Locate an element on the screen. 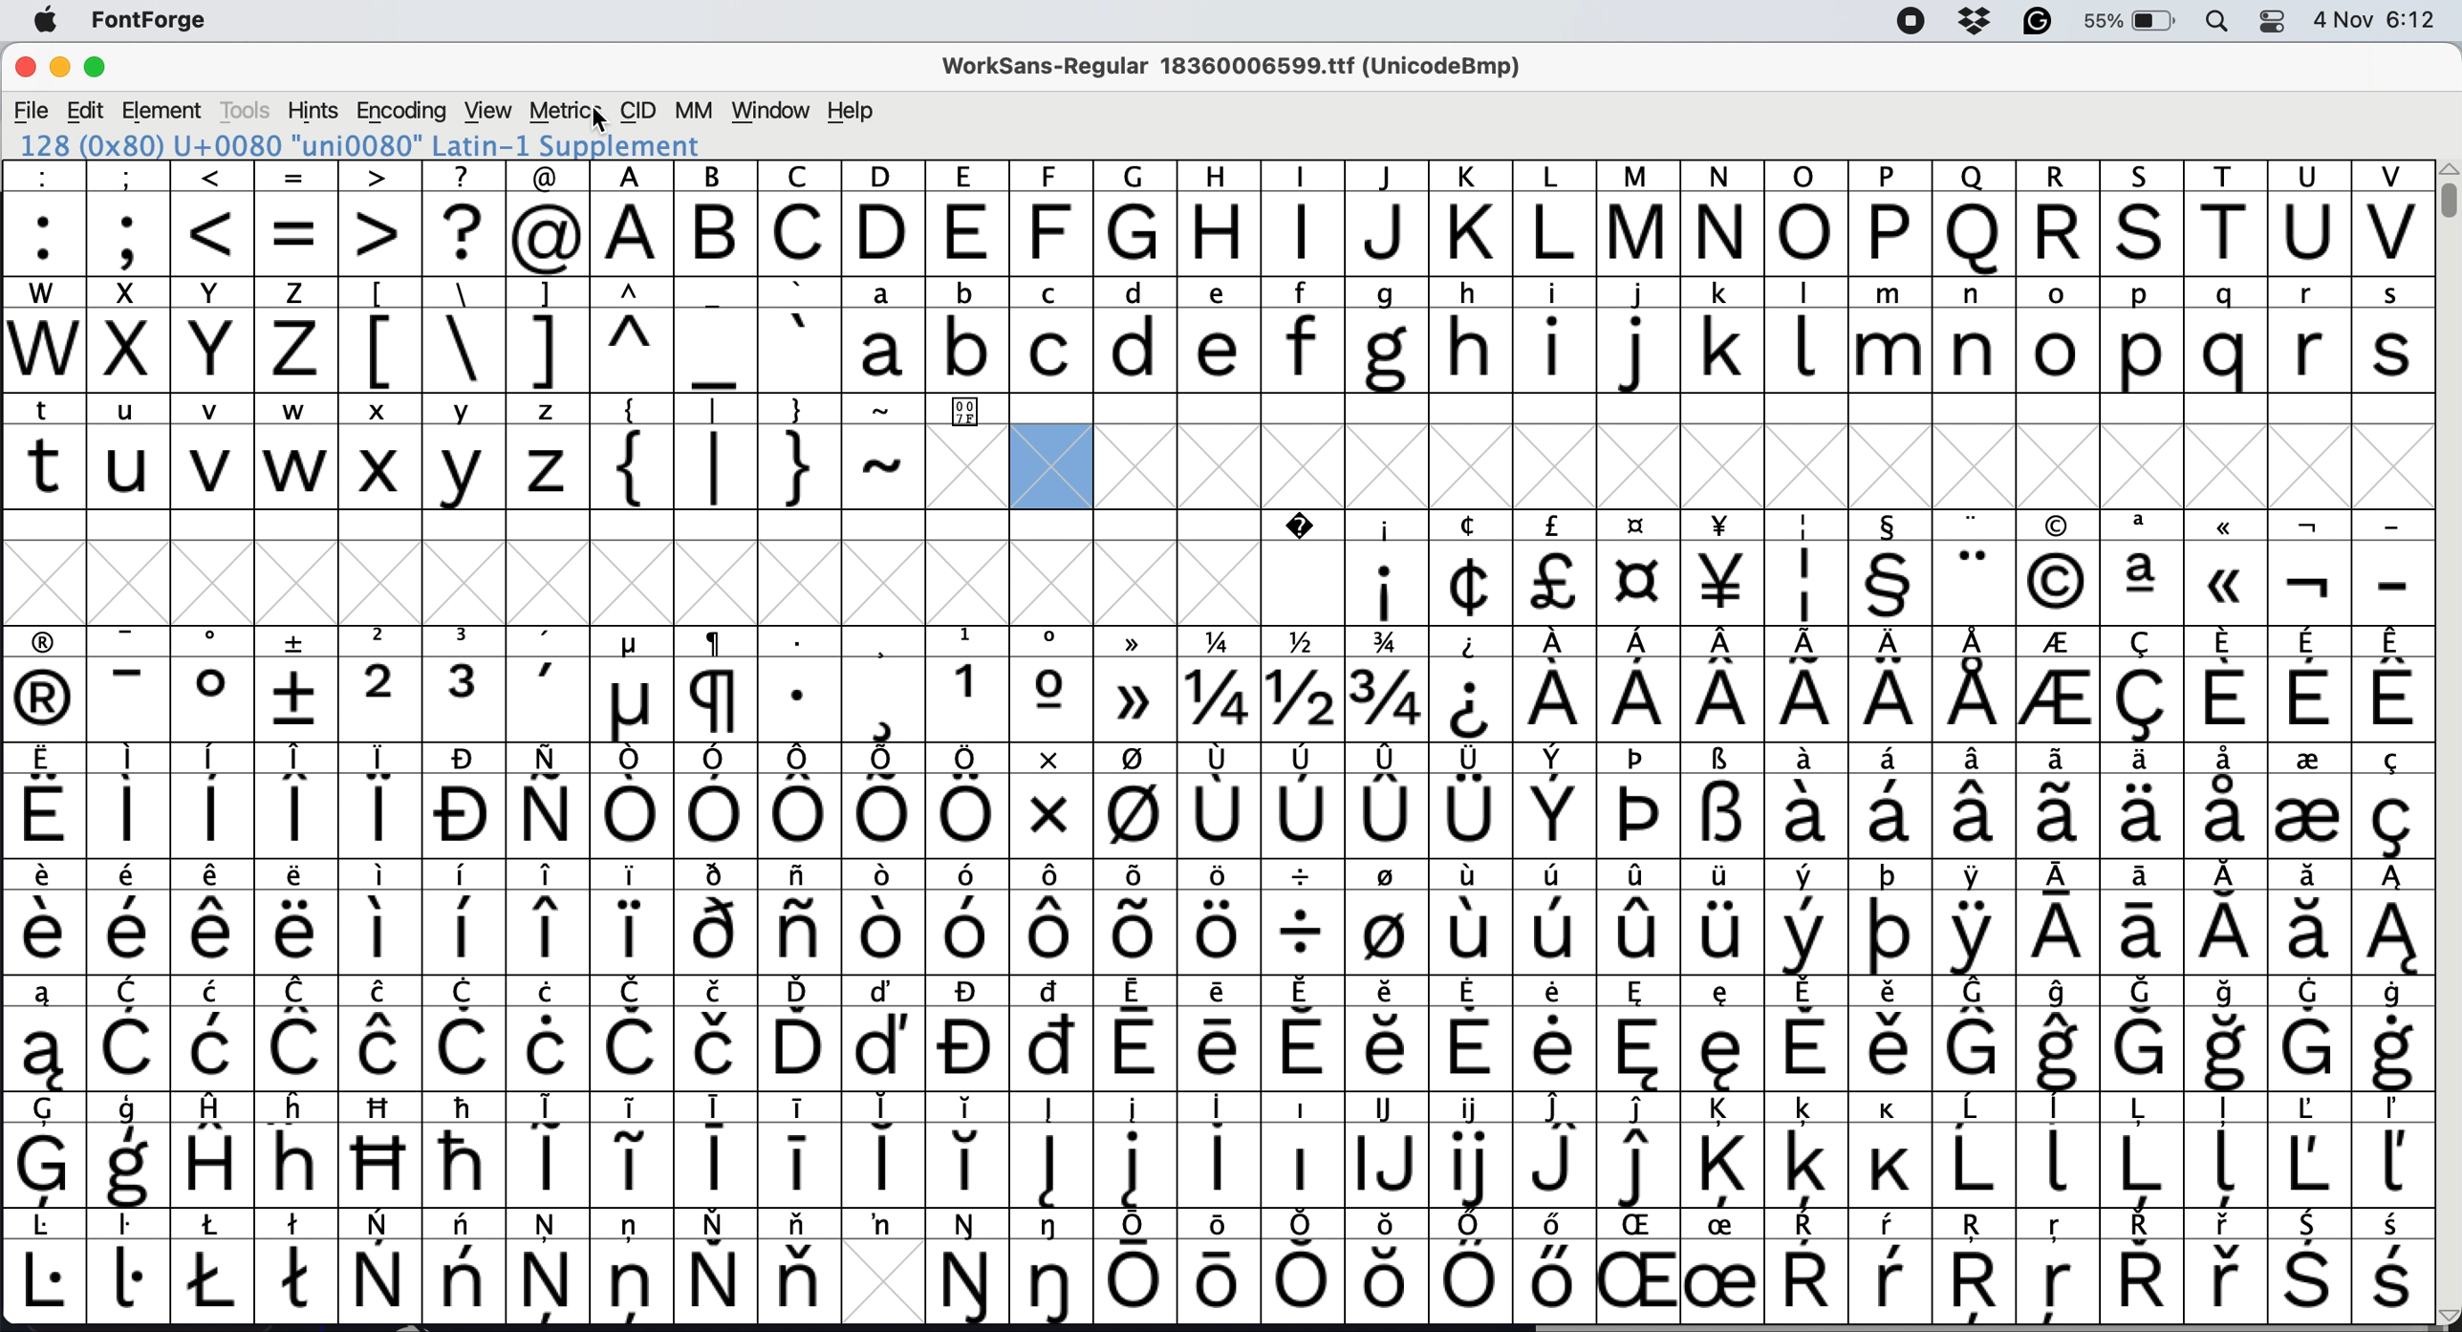 The width and height of the screenshot is (2462, 1332). Window is located at coordinates (772, 110).